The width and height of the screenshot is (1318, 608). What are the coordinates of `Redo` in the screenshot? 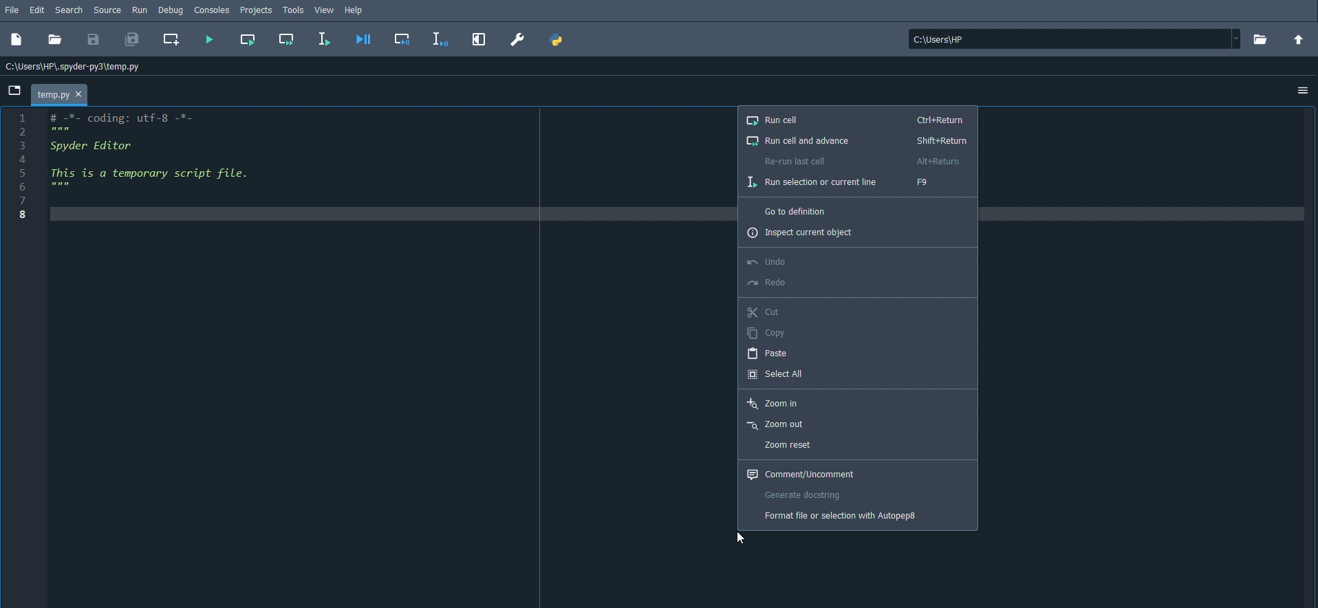 It's located at (768, 280).